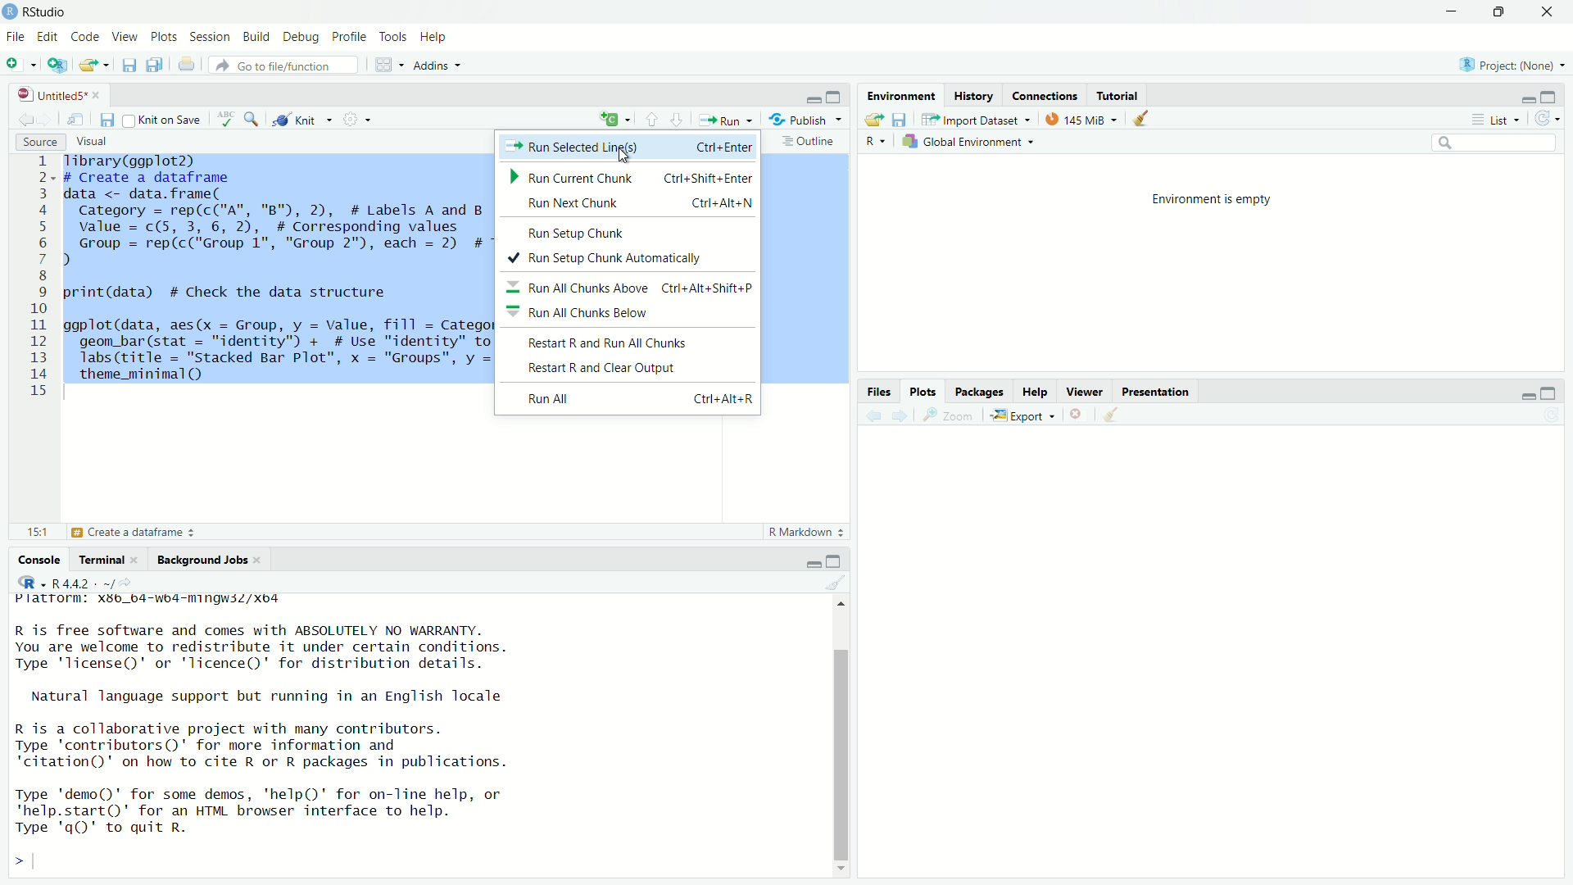  Describe the element at coordinates (809, 565) in the screenshot. I see `Minimize` at that location.